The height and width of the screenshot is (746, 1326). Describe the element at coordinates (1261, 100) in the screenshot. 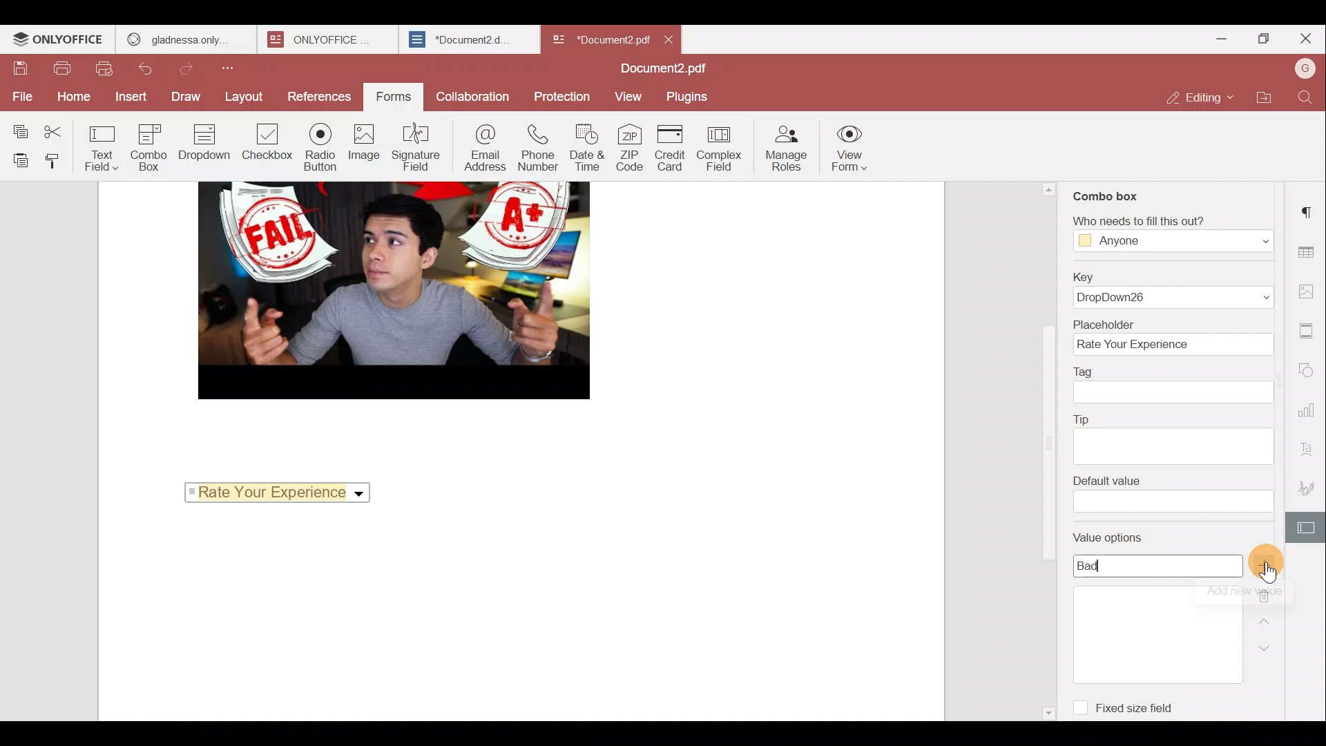

I see `Open file location` at that location.